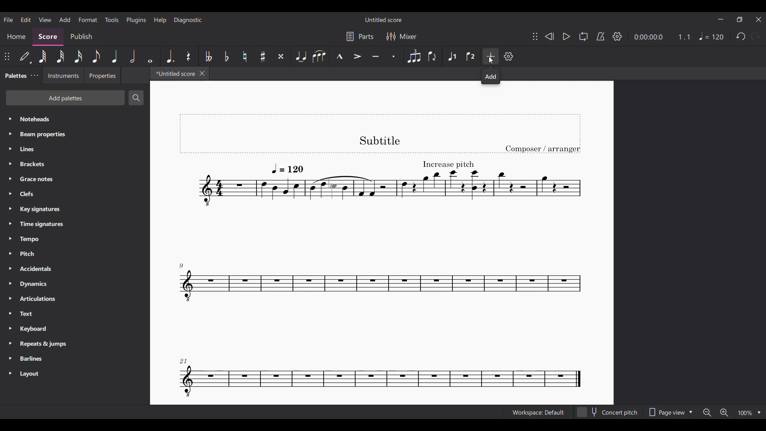 The height and width of the screenshot is (431, 766). I want to click on Instruments, so click(63, 75).